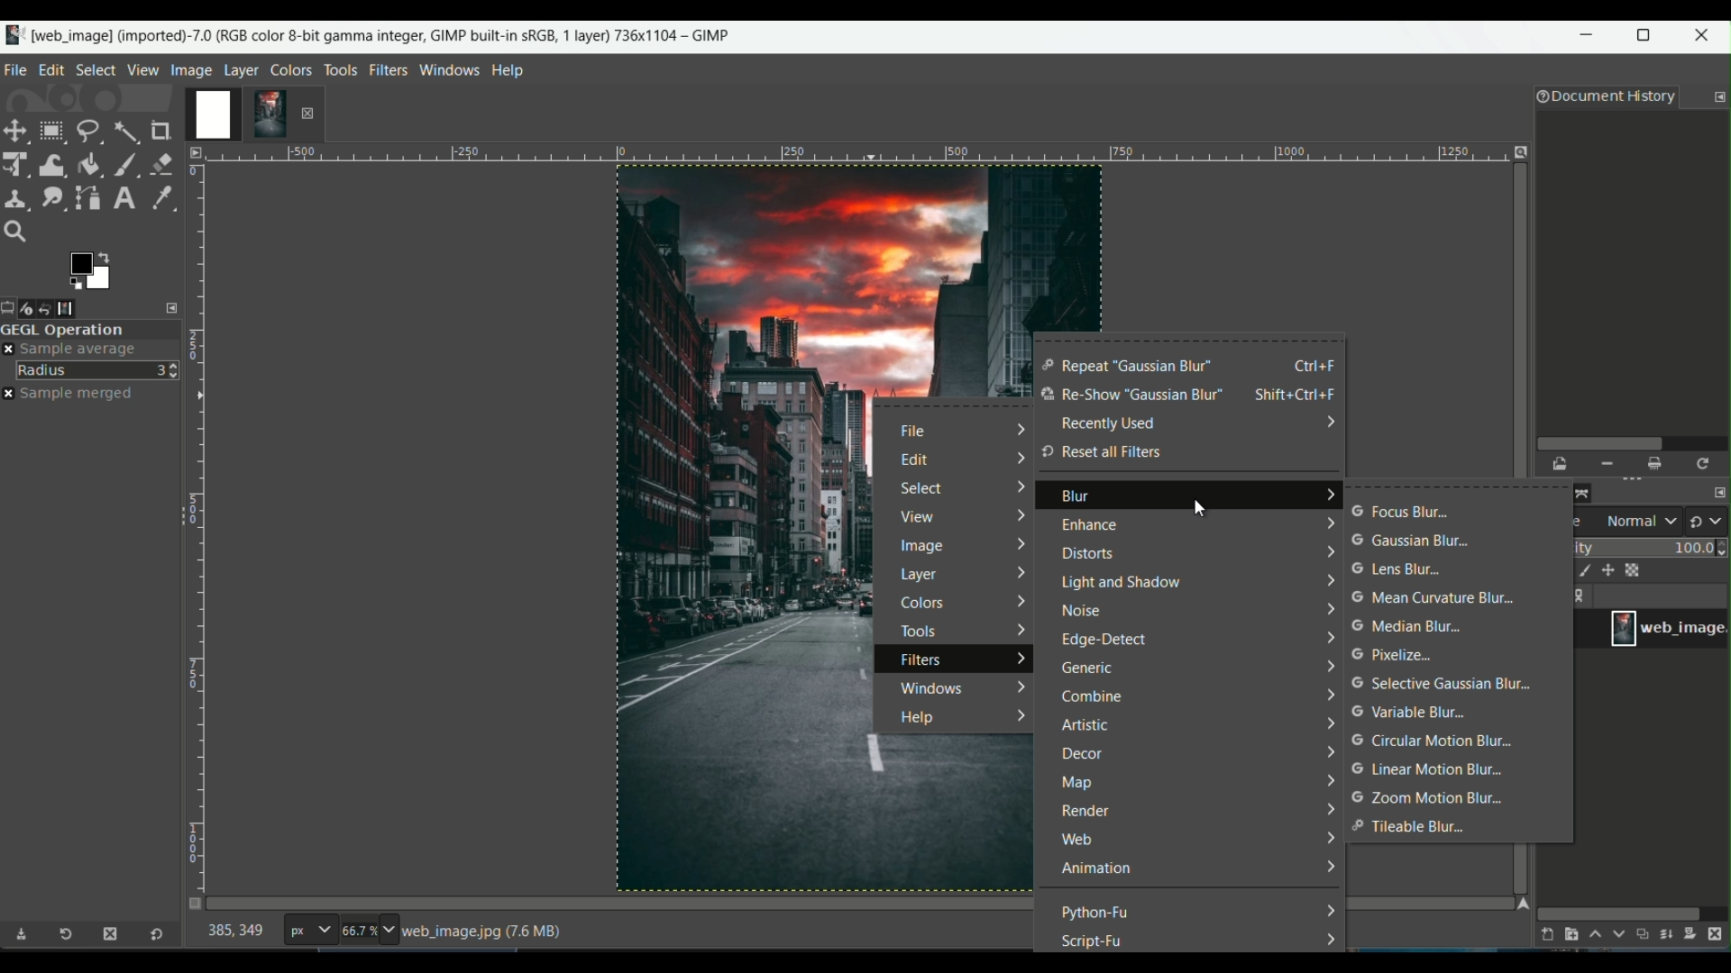 Image resolution: width=1731 pixels, height=973 pixels. Describe the element at coordinates (1088, 670) in the screenshot. I see `generic` at that location.